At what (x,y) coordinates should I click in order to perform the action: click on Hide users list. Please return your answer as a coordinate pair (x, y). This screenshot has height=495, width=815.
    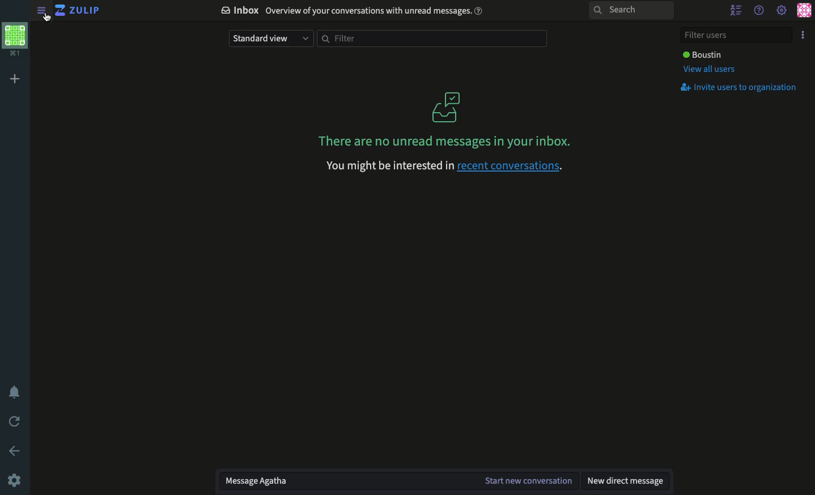
    Looking at the image, I should click on (737, 11).